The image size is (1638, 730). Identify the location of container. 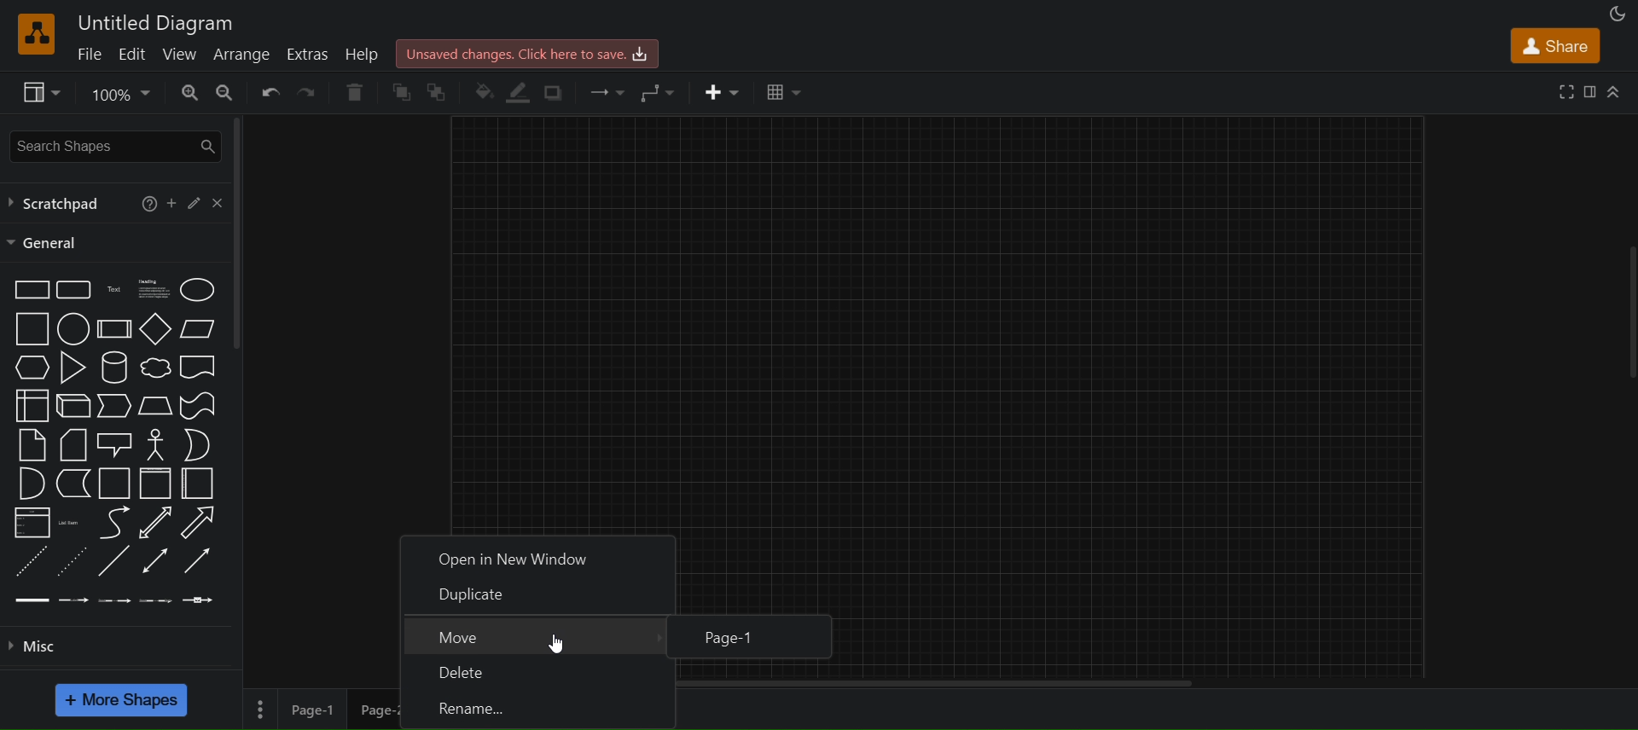
(114, 484).